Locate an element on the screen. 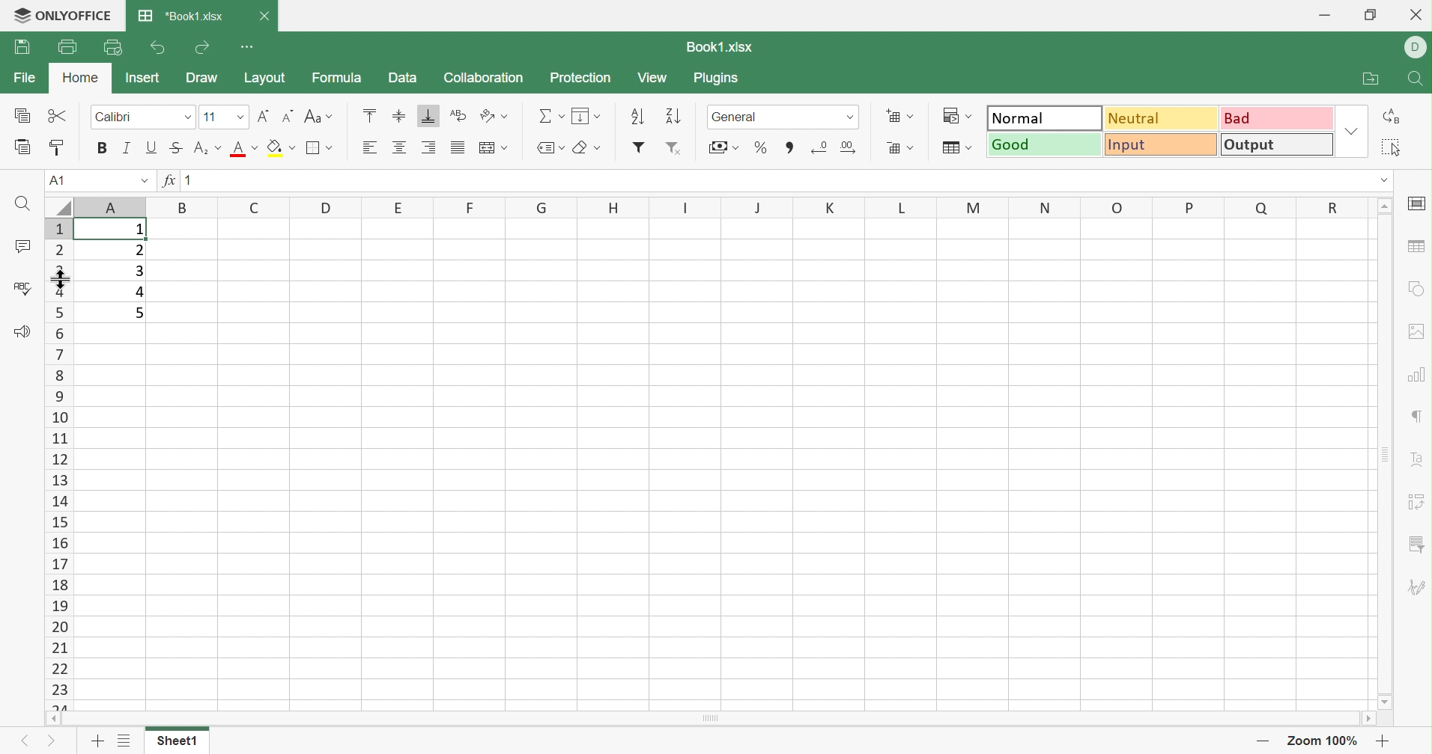  Scroll Down is located at coordinates (1385, 703).